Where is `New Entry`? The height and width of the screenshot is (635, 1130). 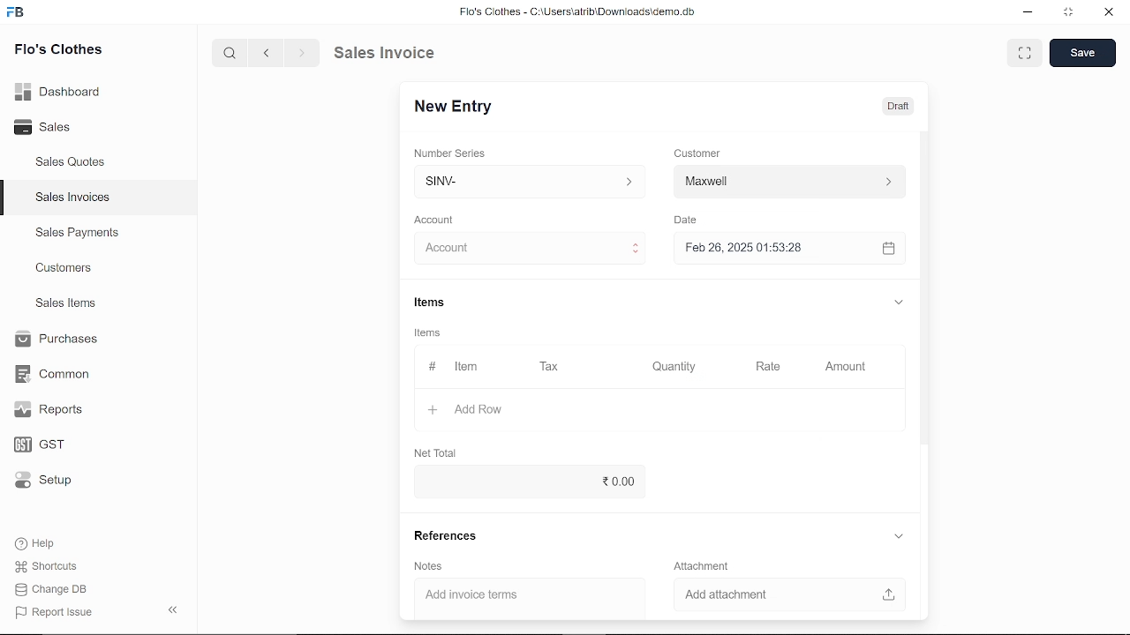 New Entry is located at coordinates (460, 107).